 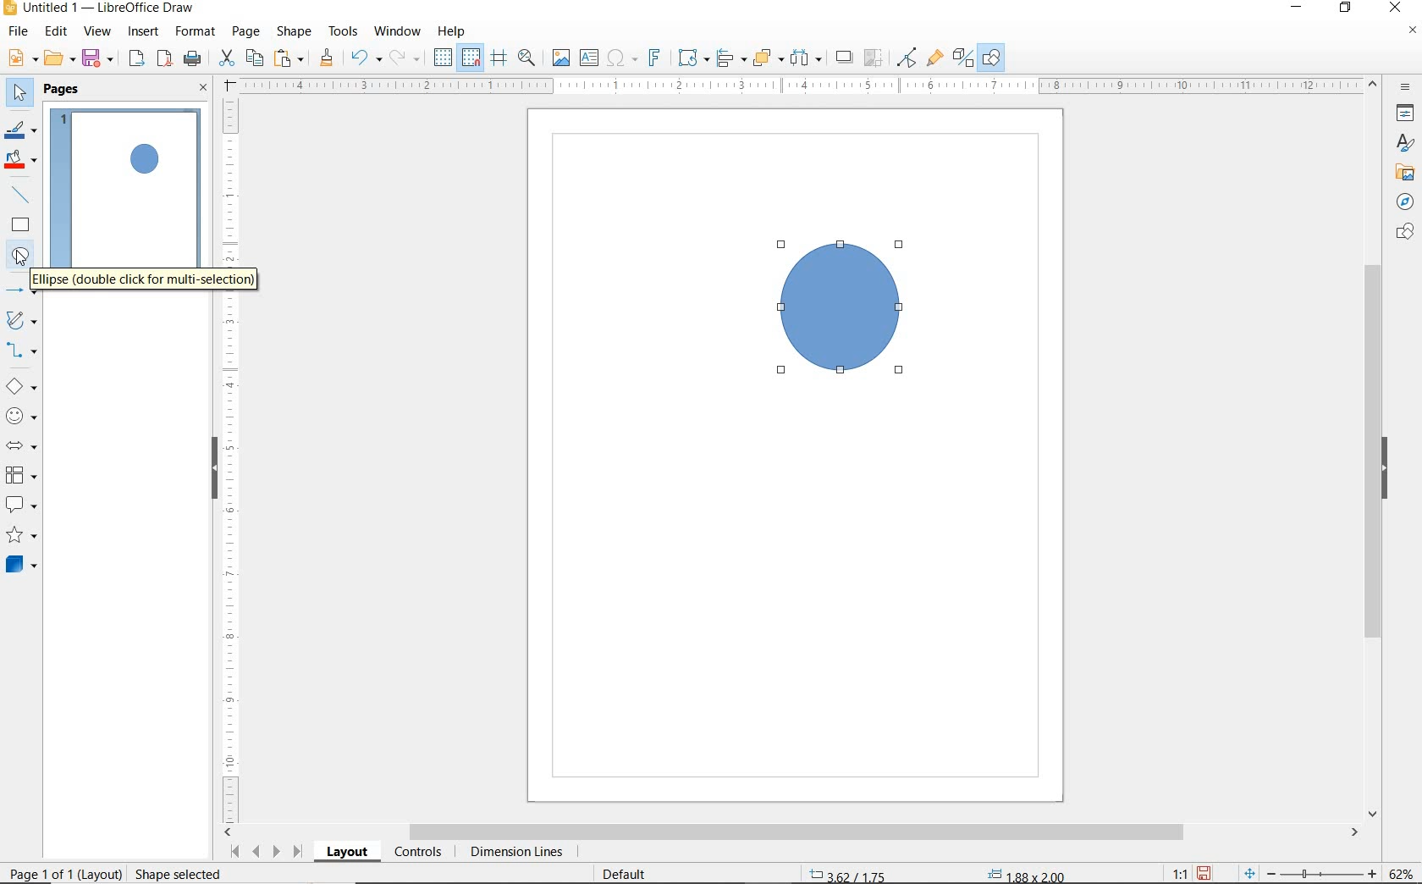 I want to click on WINDOW, so click(x=397, y=31).